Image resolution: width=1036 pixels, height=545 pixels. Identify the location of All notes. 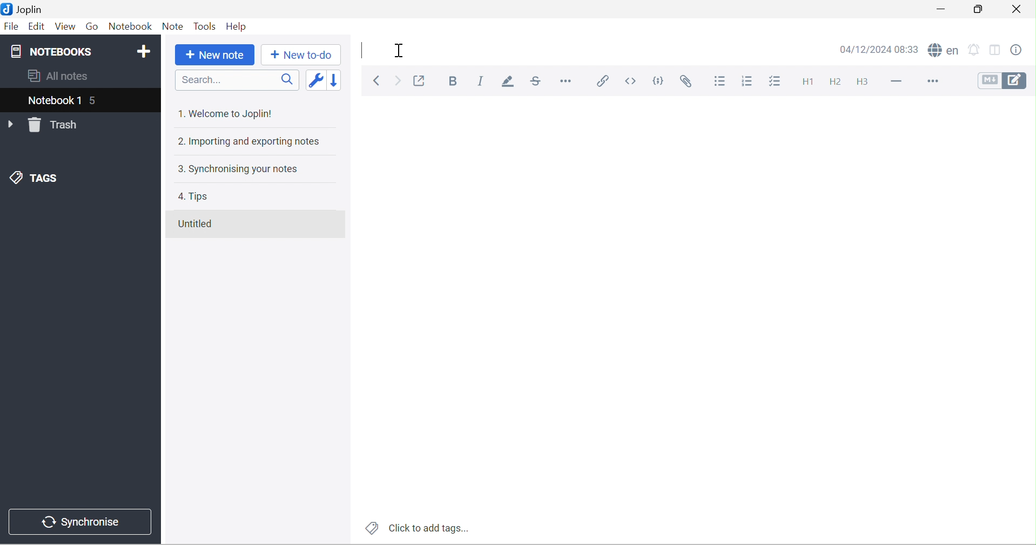
(60, 77).